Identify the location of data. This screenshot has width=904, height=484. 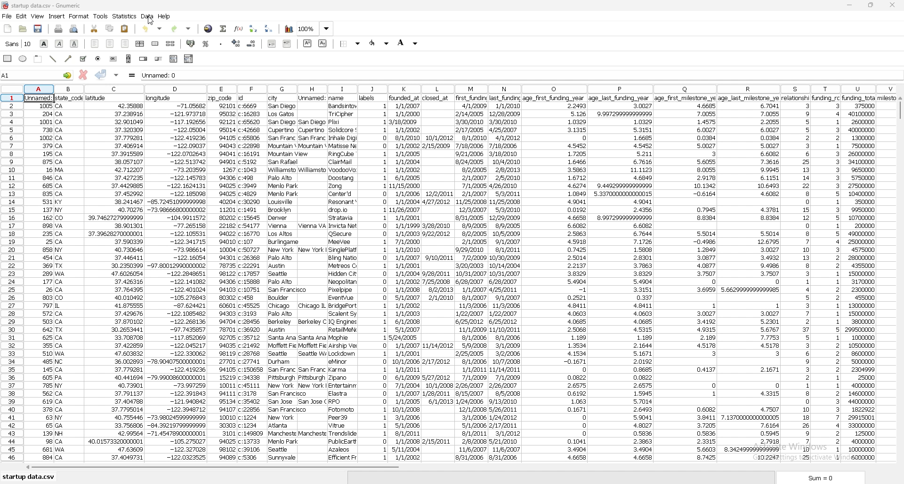
(374, 277).